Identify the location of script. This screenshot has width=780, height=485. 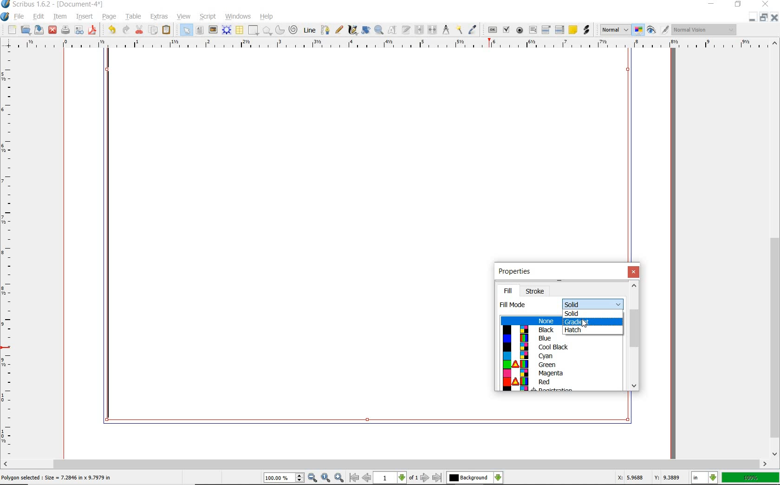
(209, 17).